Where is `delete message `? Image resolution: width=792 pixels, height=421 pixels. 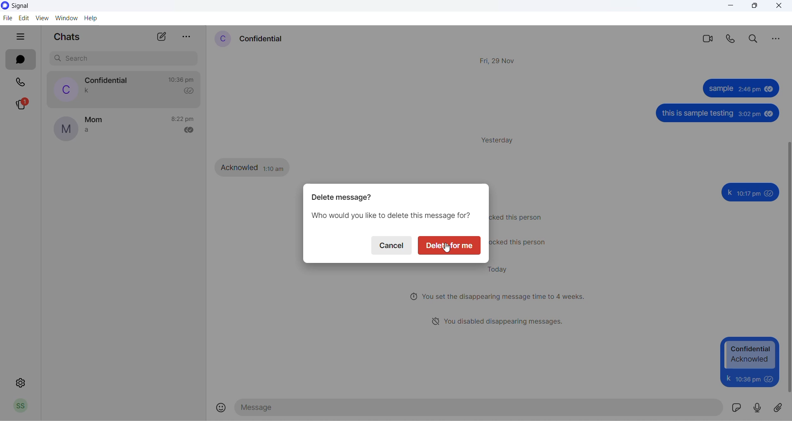 delete message  is located at coordinates (341, 198).